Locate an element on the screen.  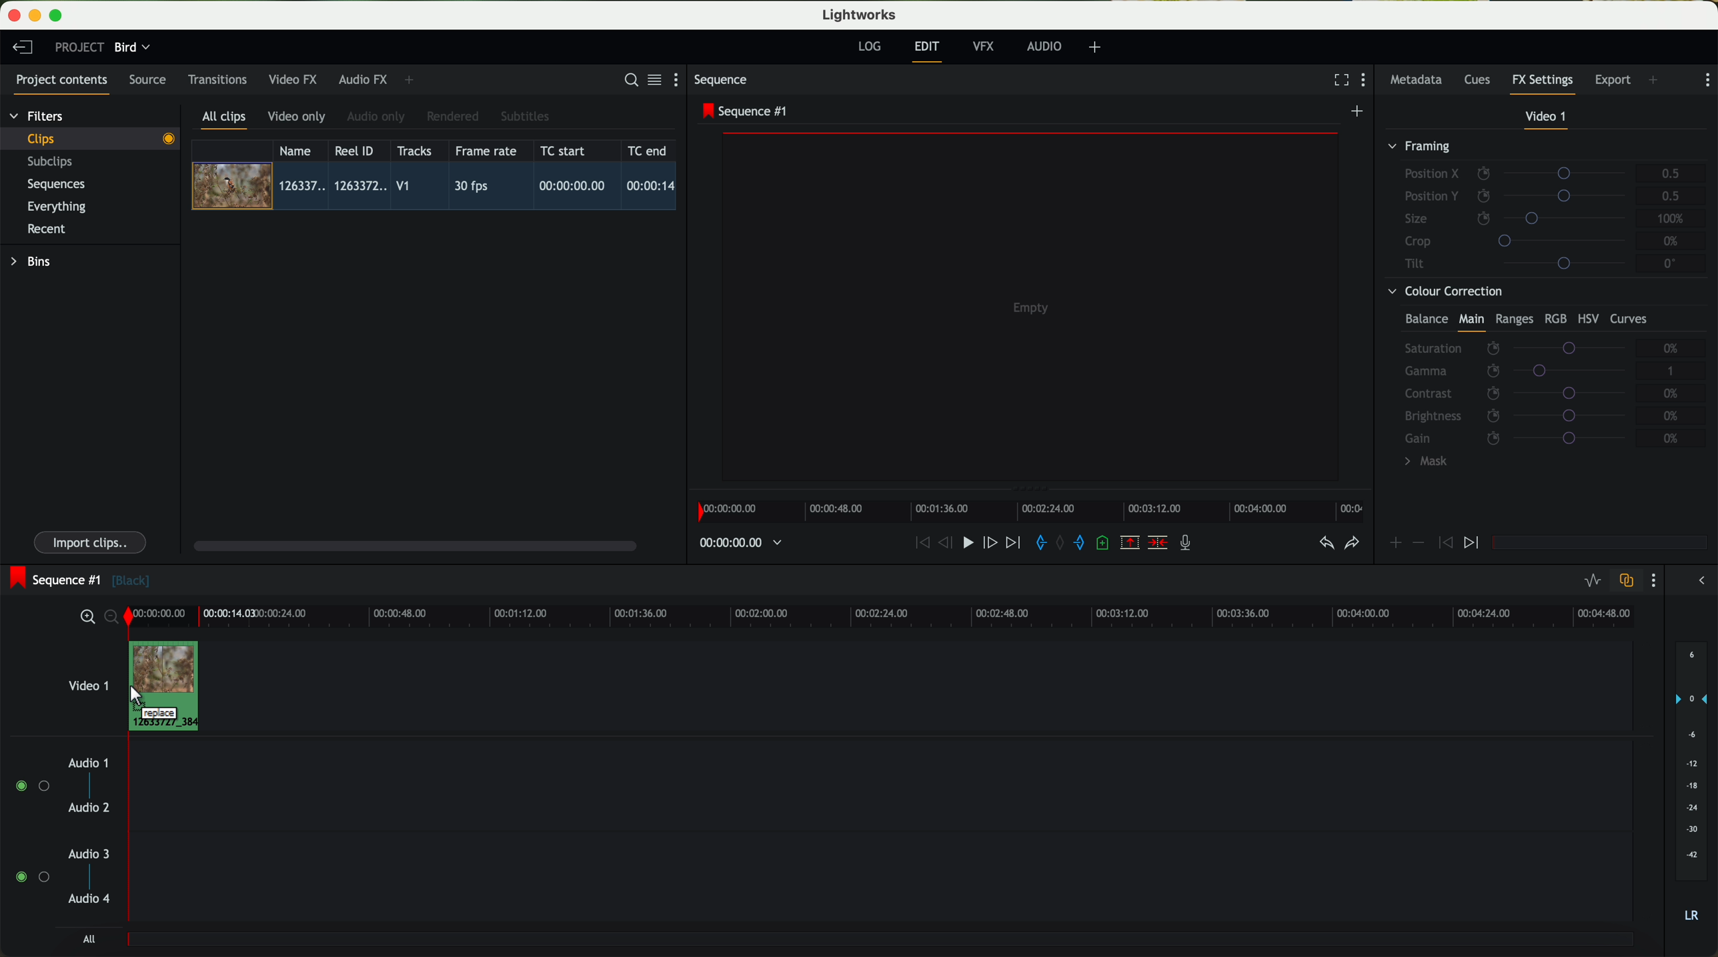
nudge one frame back is located at coordinates (948, 544).